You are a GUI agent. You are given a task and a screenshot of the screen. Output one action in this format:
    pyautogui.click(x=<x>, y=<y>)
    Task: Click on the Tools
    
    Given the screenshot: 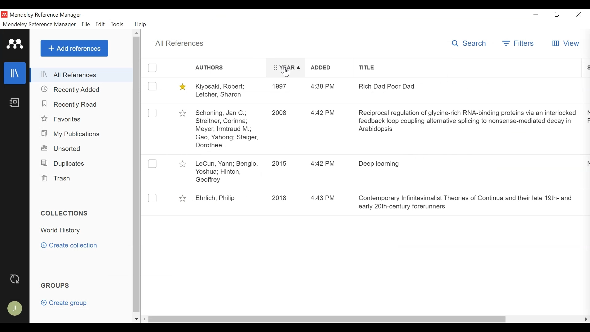 What is the action you would take?
    pyautogui.click(x=117, y=24)
    